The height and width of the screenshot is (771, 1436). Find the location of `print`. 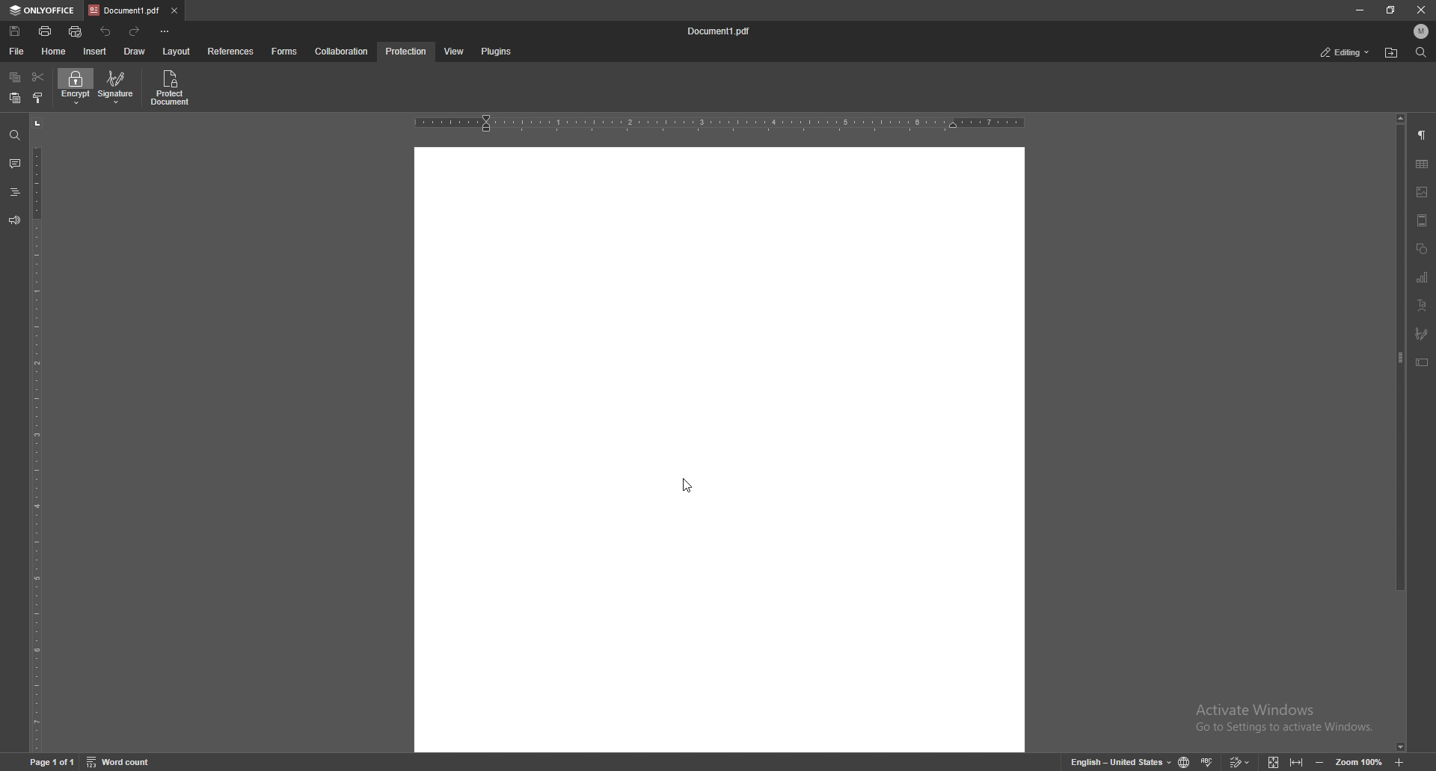

print is located at coordinates (46, 31).